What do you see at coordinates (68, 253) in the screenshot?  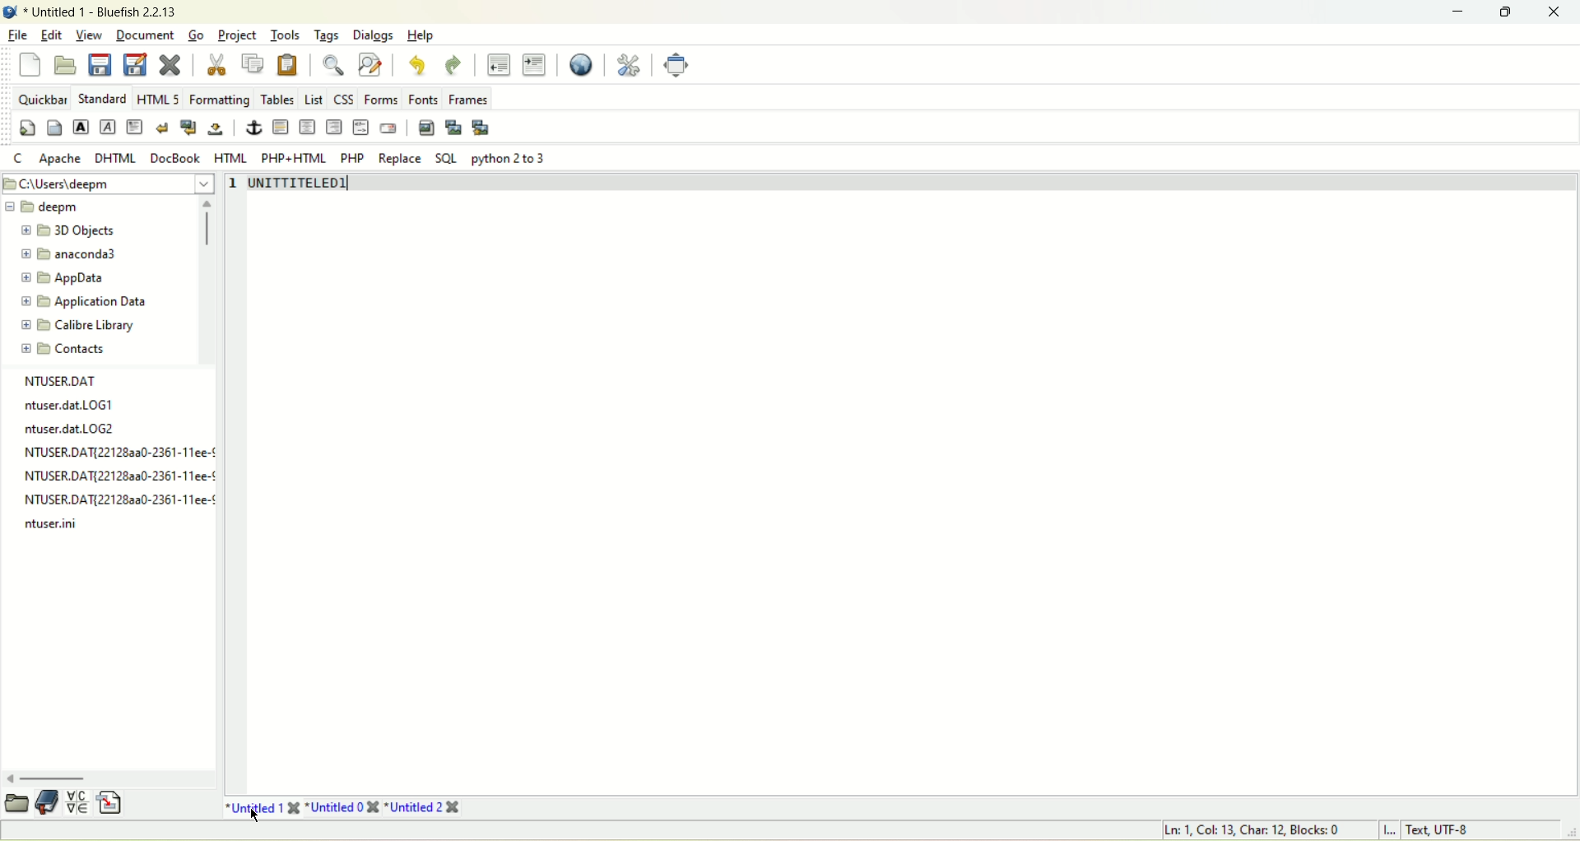 I see `anaconda3` at bounding box center [68, 253].